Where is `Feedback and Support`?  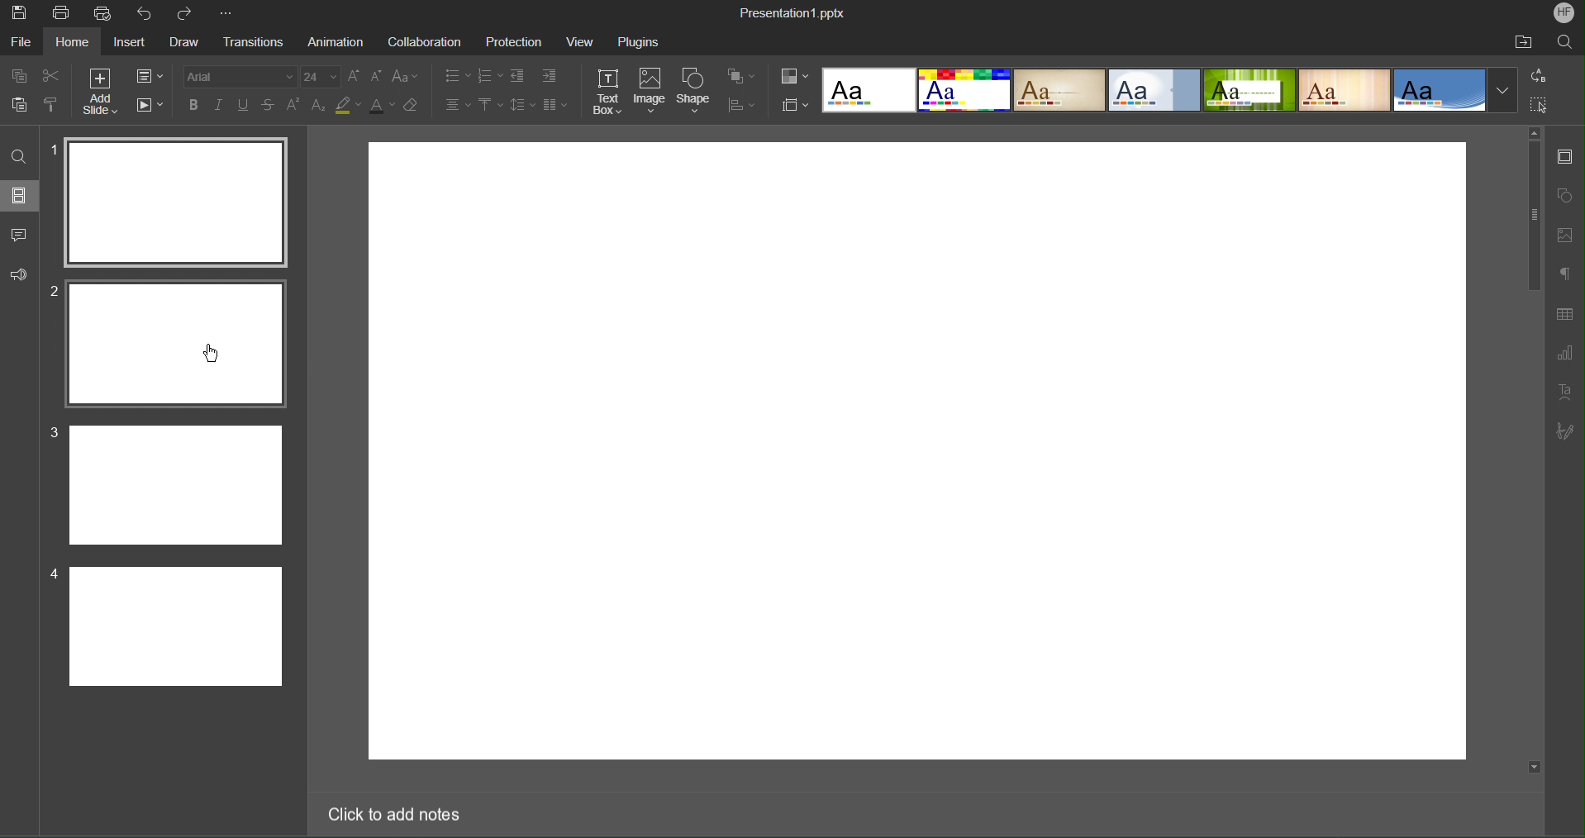
Feedback and Support is located at coordinates (19, 276).